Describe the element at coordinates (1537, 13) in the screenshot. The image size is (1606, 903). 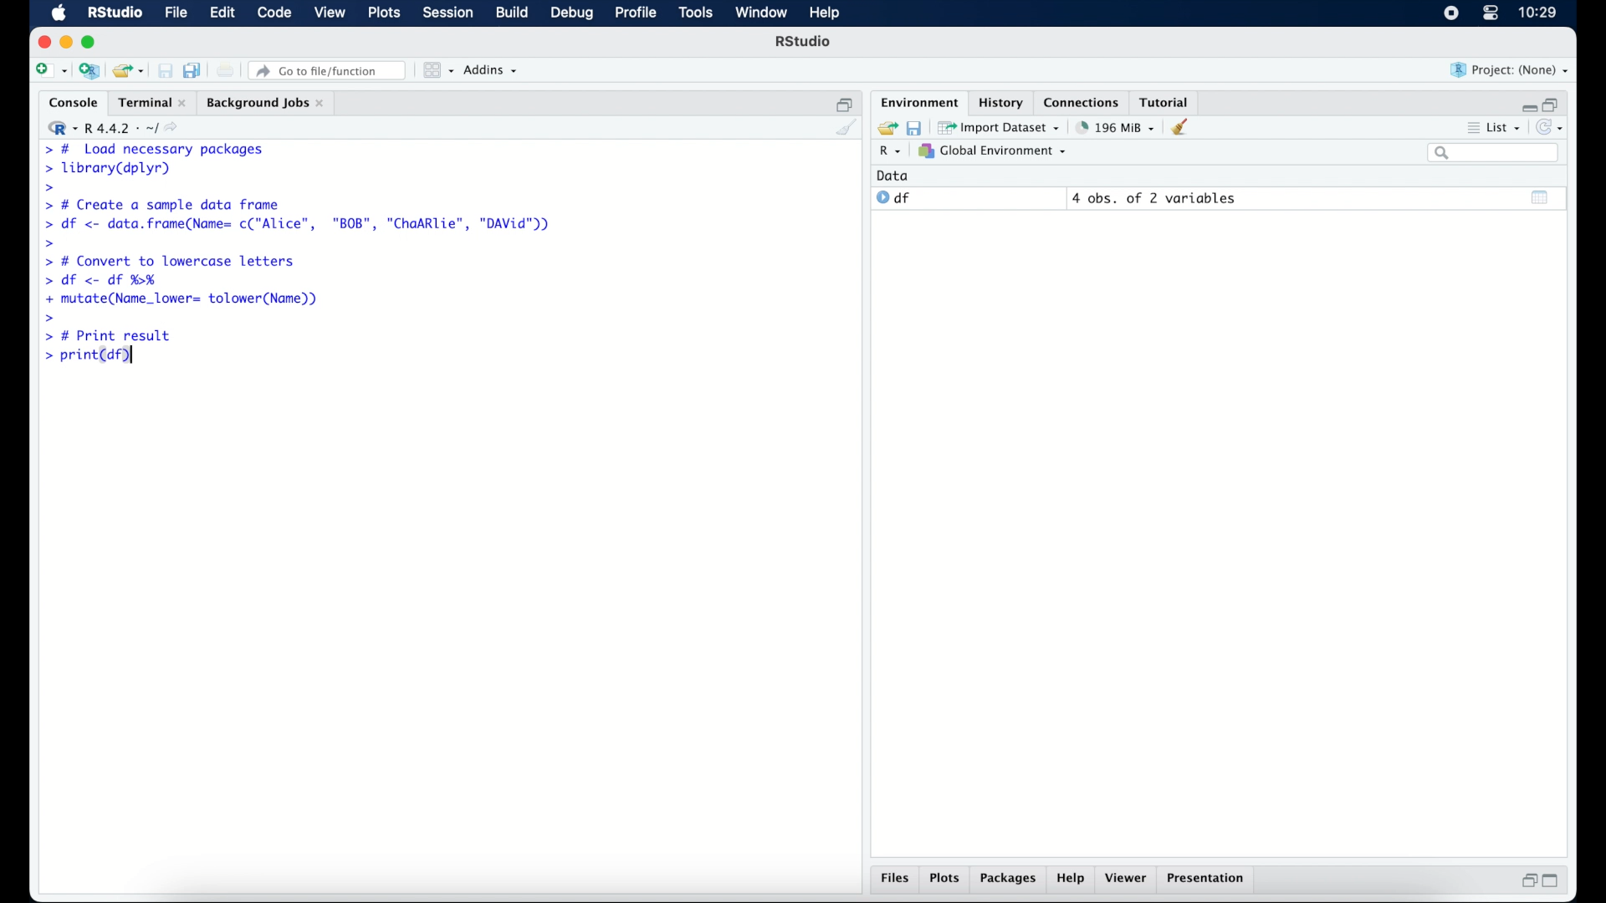
I see `10.27` at that location.